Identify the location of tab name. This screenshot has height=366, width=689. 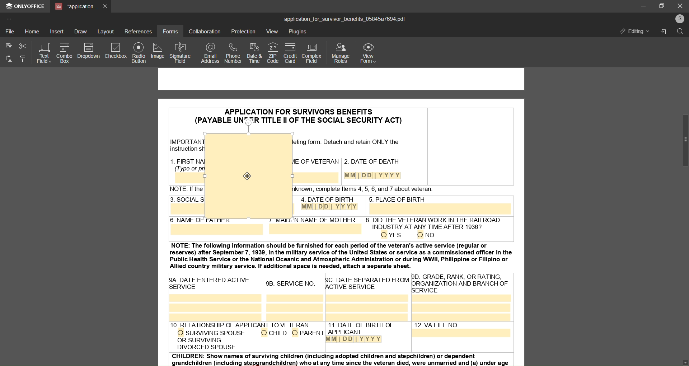
(76, 7).